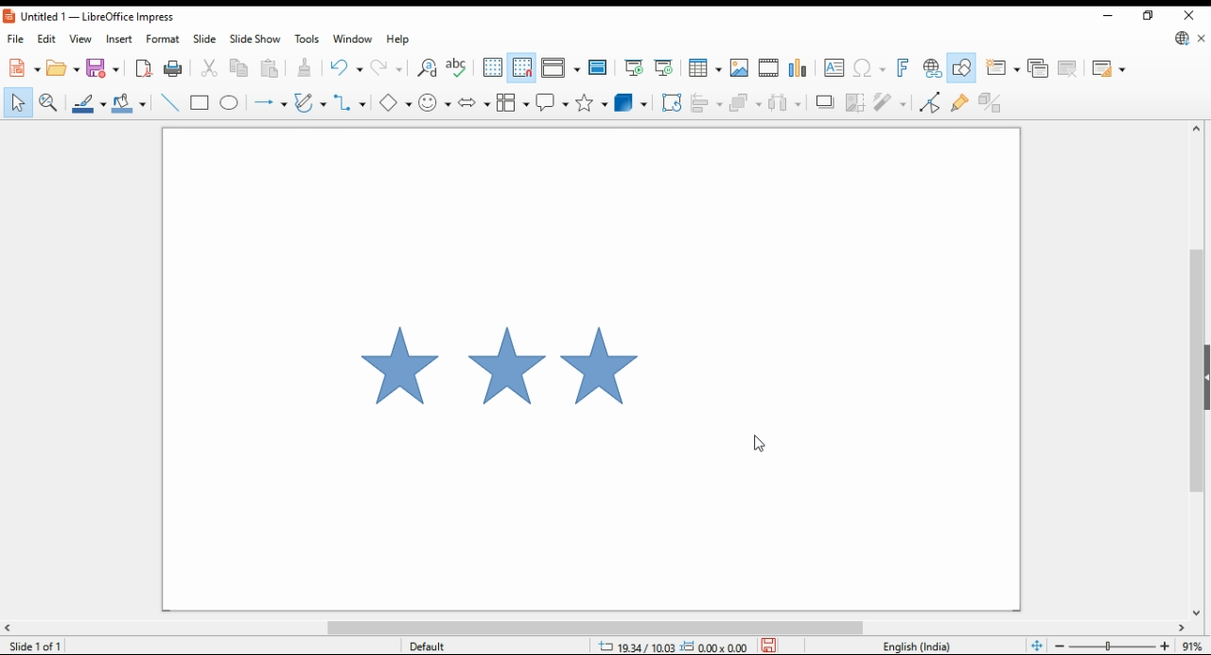 The width and height of the screenshot is (1211, 655). I want to click on export directly as pdf, so click(143, 68).